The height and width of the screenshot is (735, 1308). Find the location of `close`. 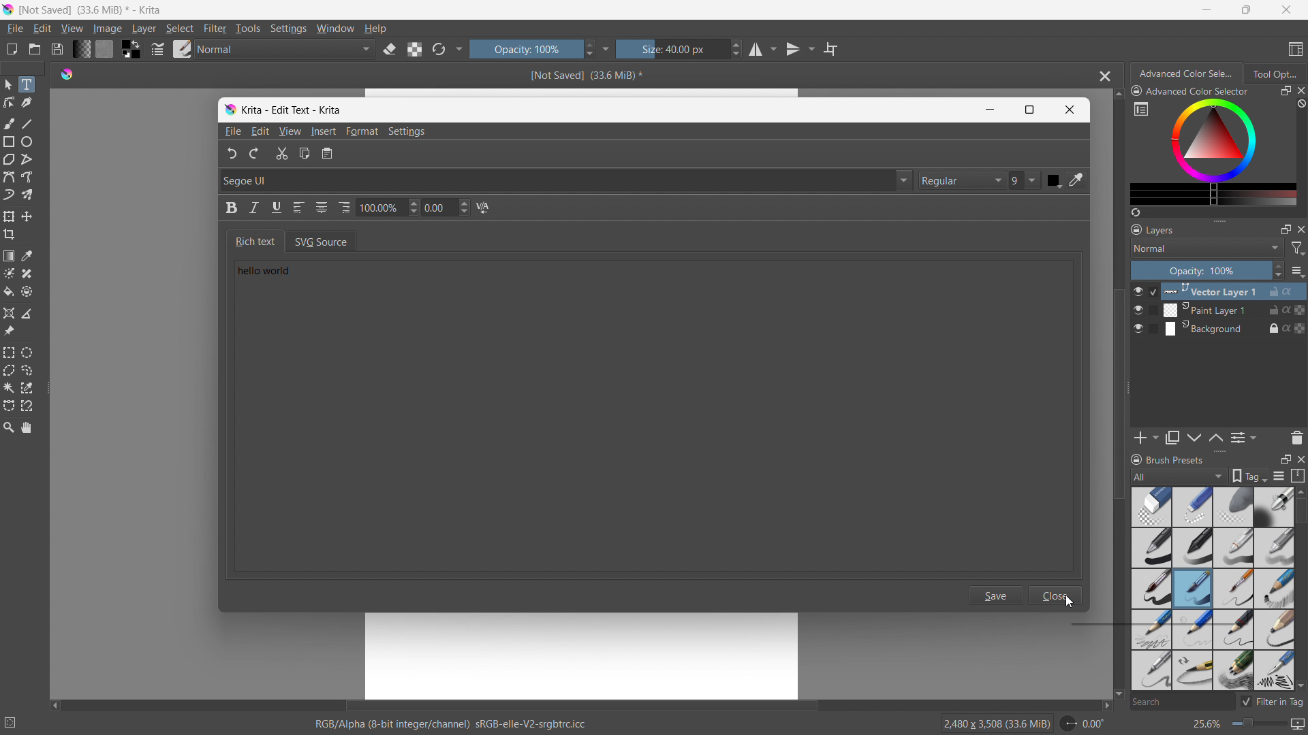

close is located at coordinates (1300, 229).